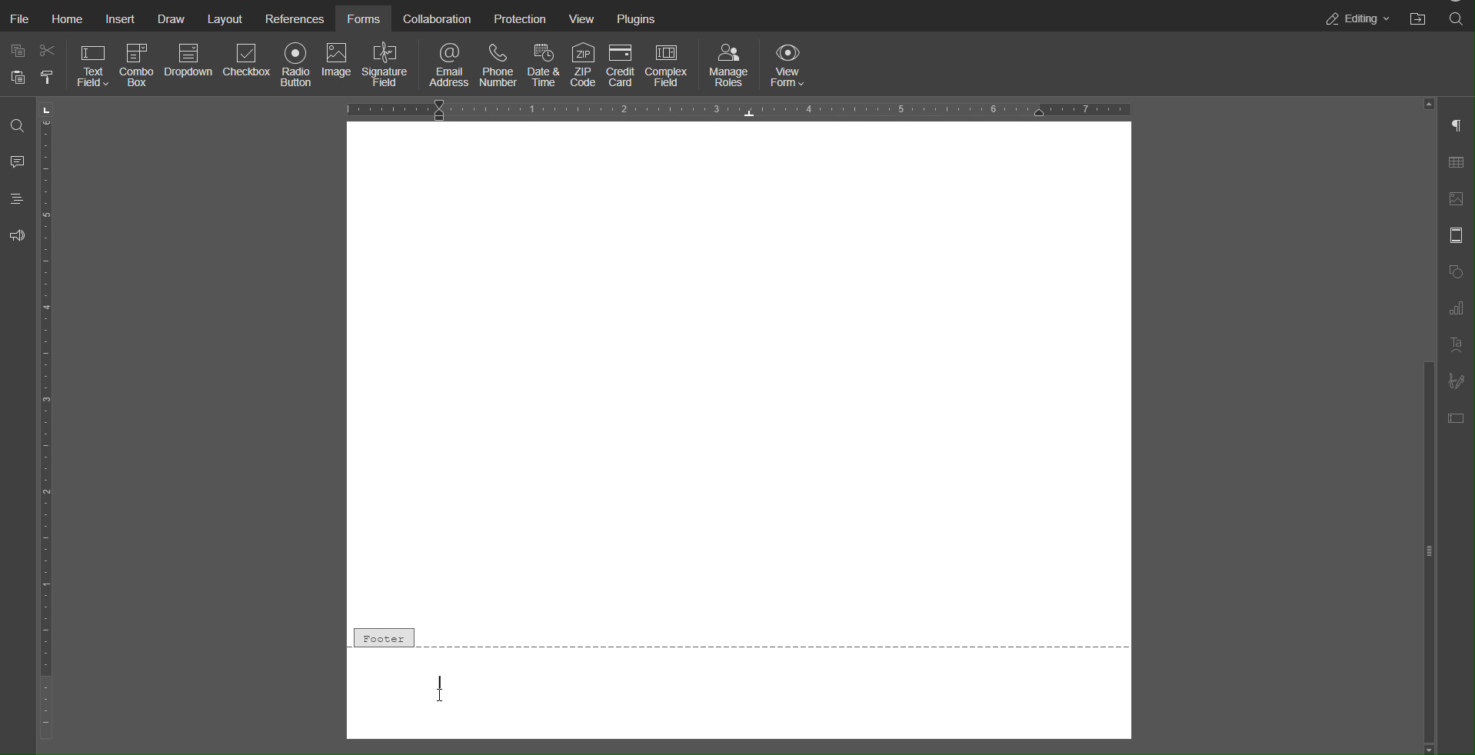 This screenshot has height=755, width=1475. Describe the element at coordinates (12, 128) in the screenshot. I see `Search` at that location.